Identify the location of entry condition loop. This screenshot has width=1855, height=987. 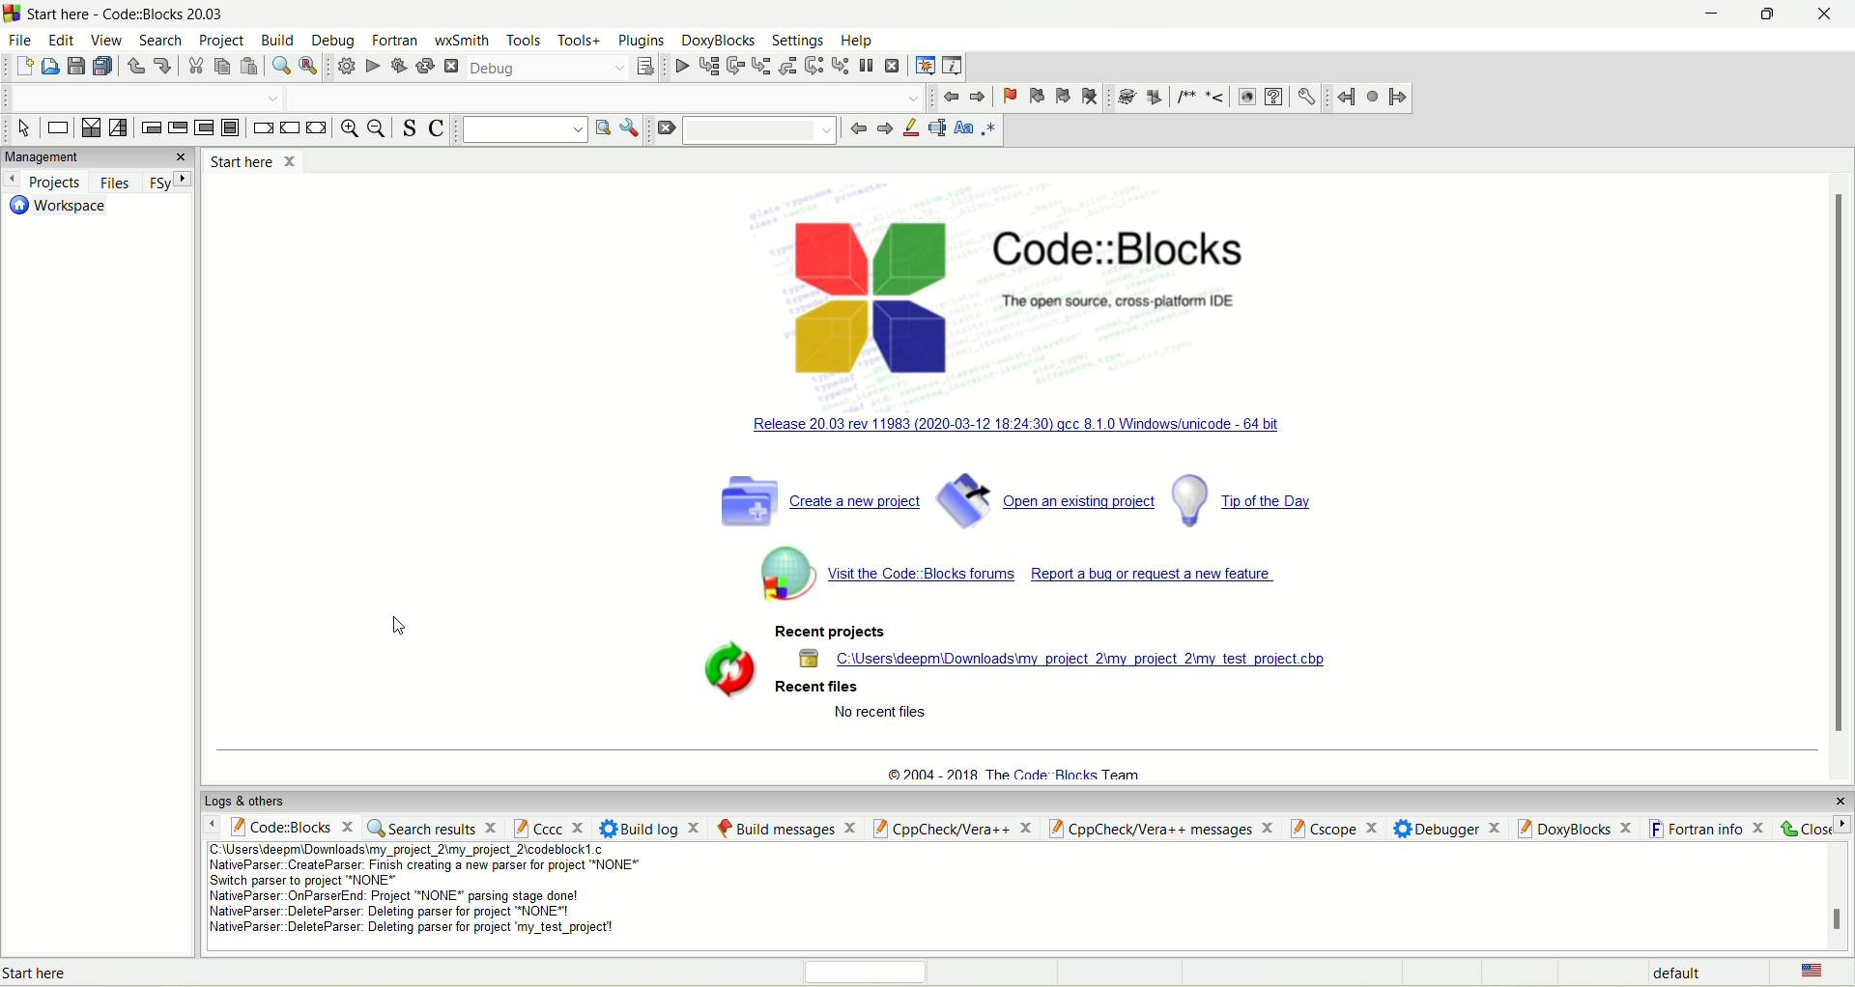
(151, 127).